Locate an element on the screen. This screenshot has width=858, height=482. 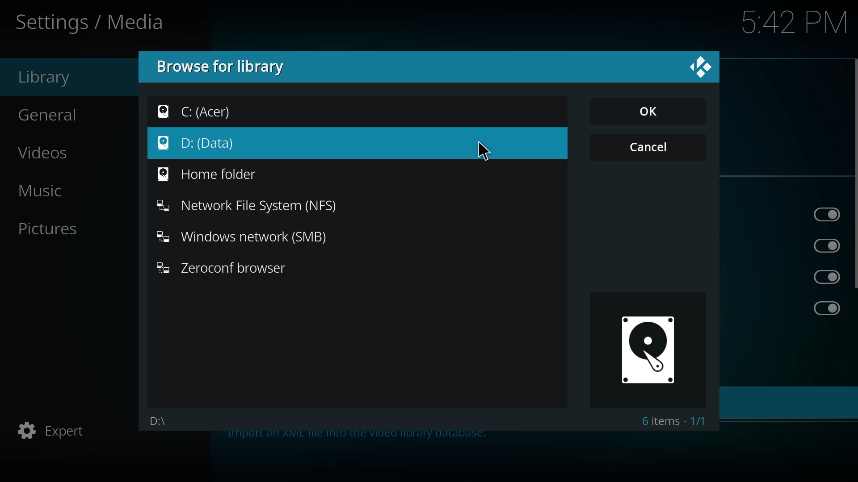
d is located at coordinates (199, 142).